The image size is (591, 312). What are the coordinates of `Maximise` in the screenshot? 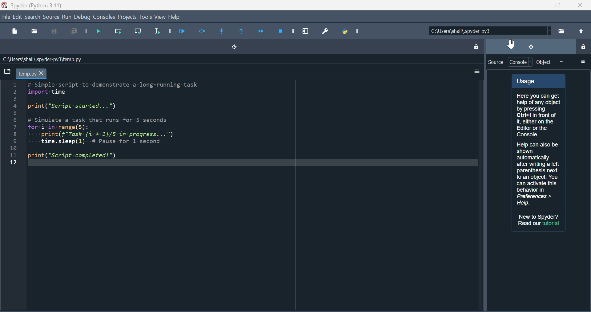 It's located at (556, 5).